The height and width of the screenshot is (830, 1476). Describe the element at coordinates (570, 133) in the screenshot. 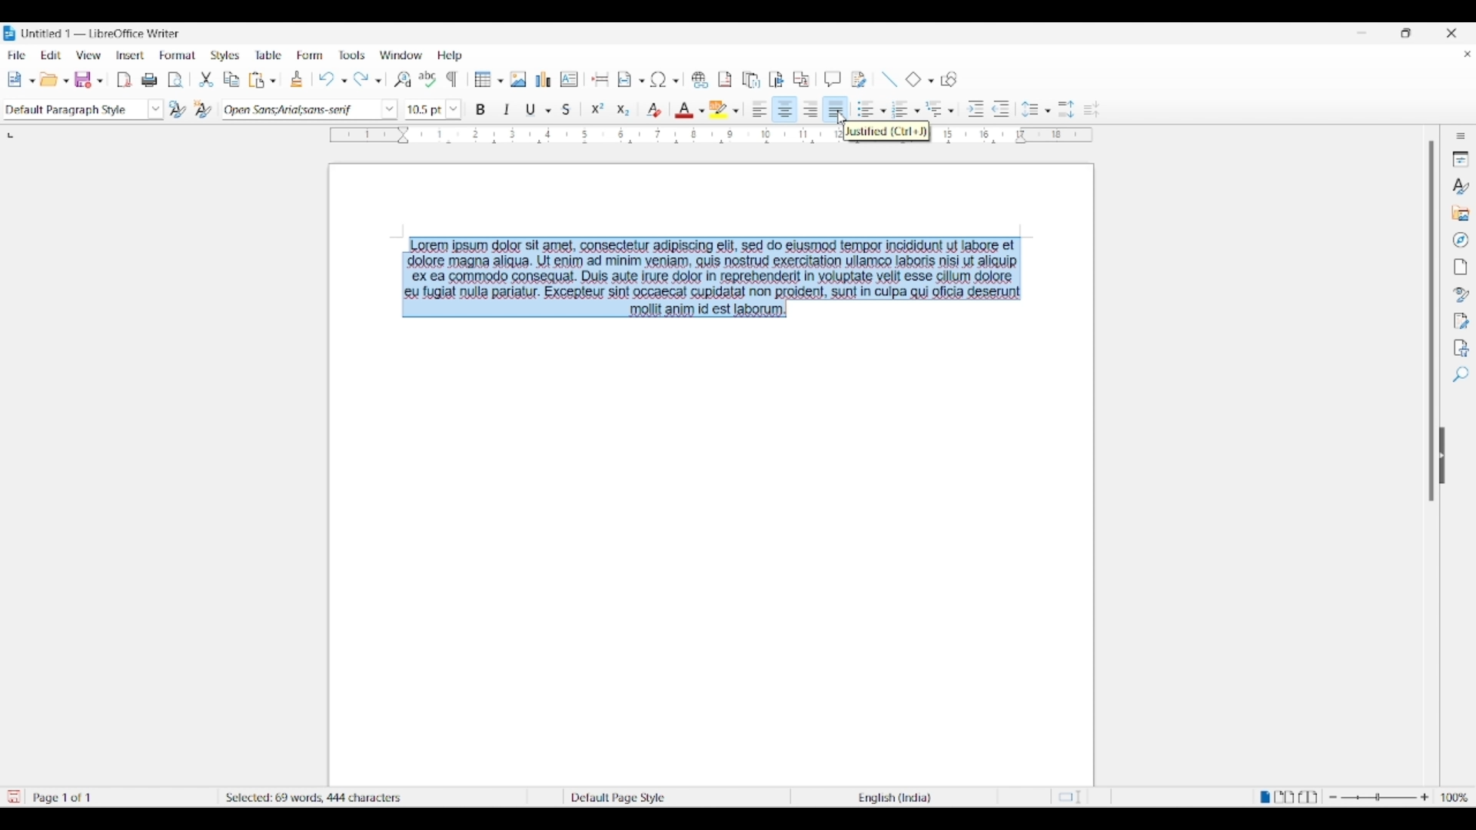

I see `Horizontal ruler` at that location.